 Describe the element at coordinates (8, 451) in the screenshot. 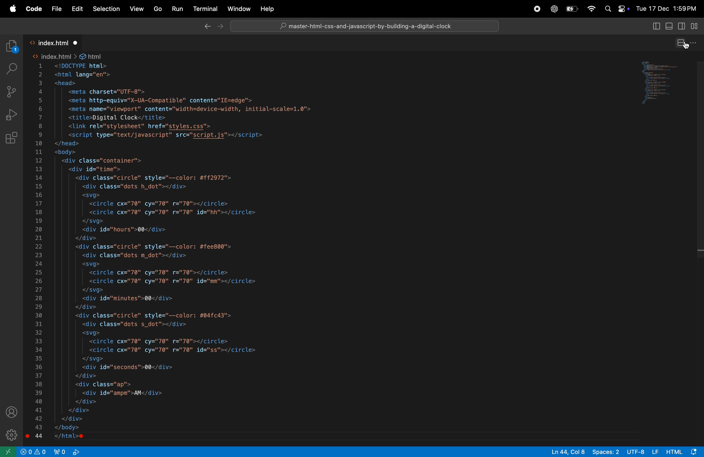

I see `open remote window` at that location.